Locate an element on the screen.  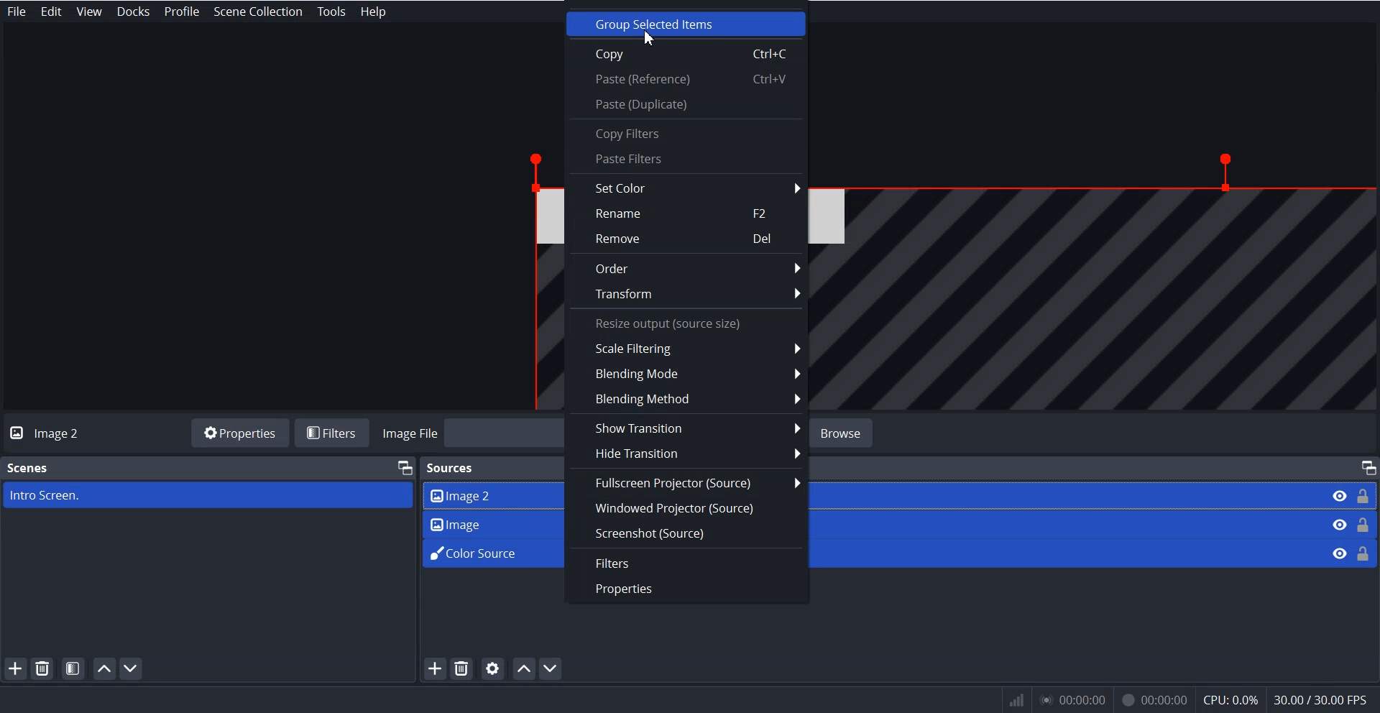
Color Source is located at coordinates (487, 551).